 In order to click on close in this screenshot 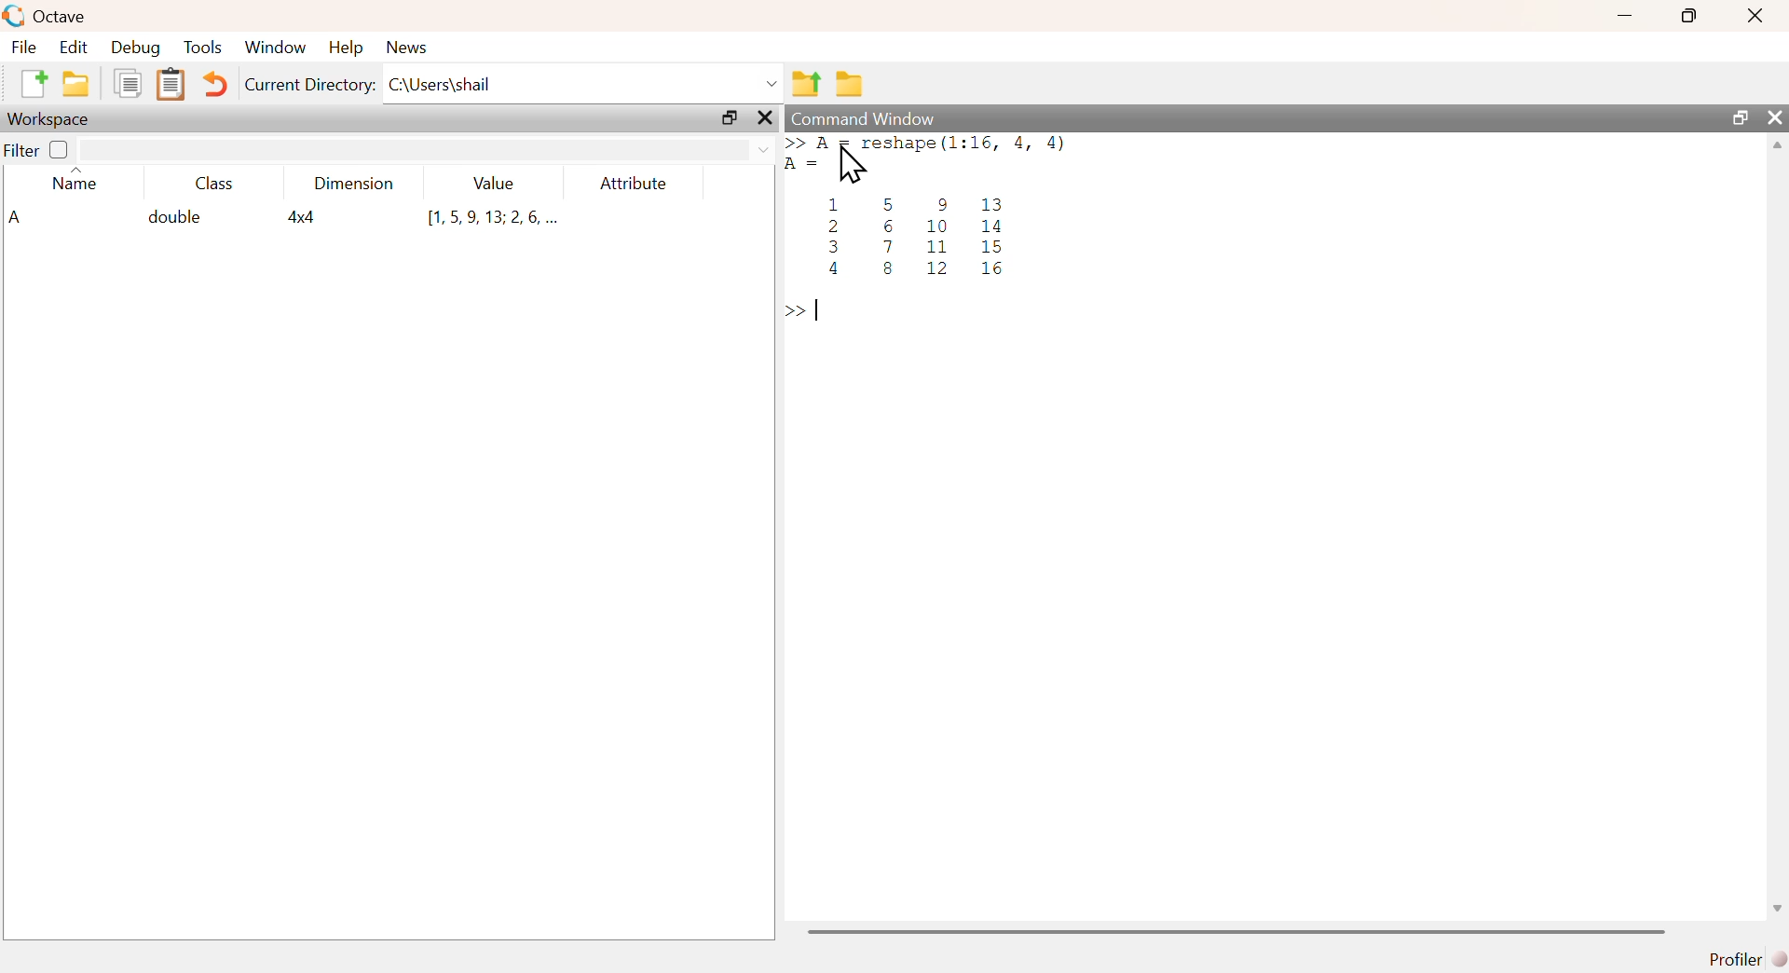, I will do `click(1753, 18)`.